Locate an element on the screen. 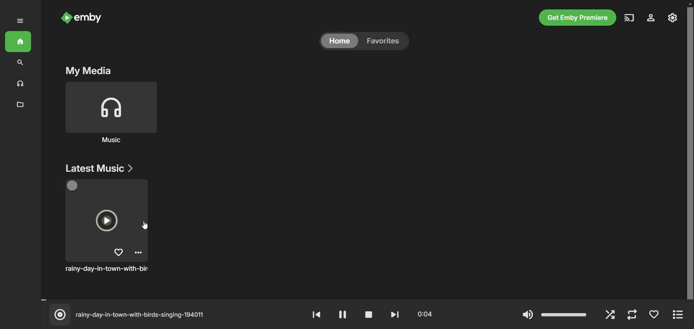 The width and height of the screenshot is (694, 329). expand is located at coordinates (22, 22).